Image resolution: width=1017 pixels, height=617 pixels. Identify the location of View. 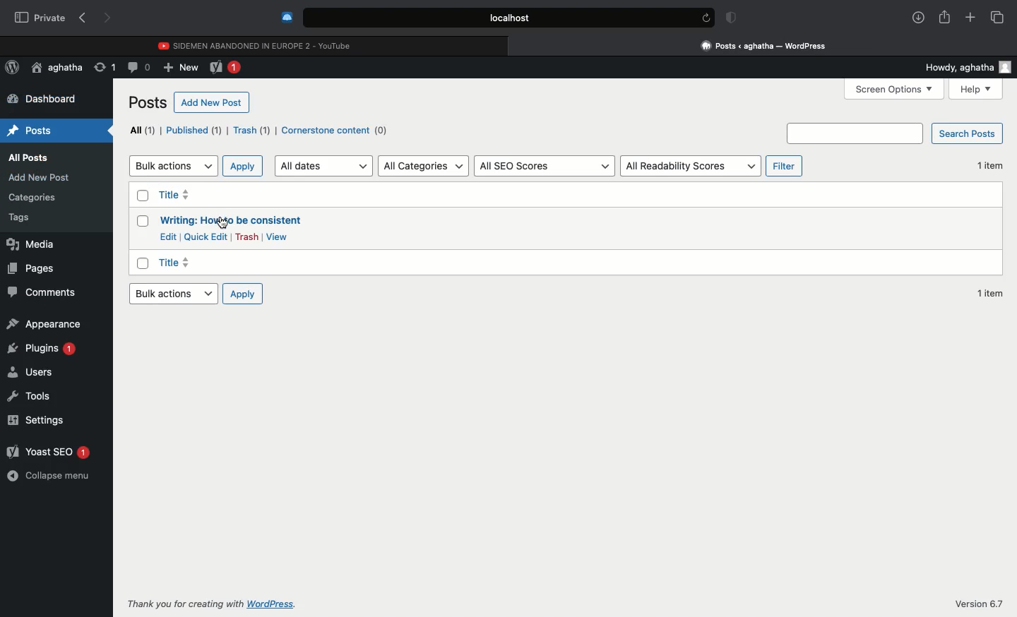
(279, 236).